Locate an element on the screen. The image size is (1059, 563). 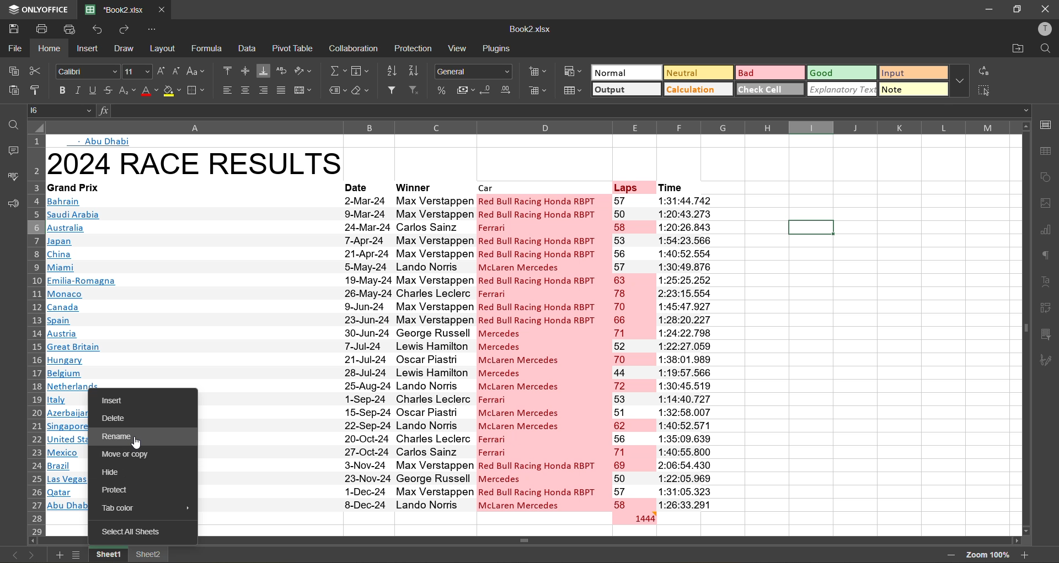
bold is located at coordinates (60, 90).